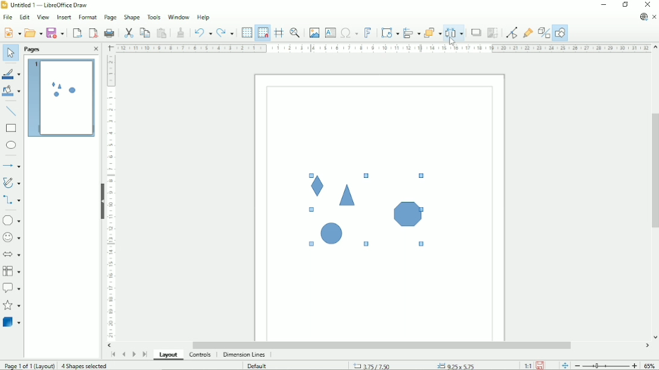 This screenshot has height=370, width=659. What do you see at coordinates (279, 32) in the screenshot?
I see `Helplines while moving` at bounding box center [279, 32].